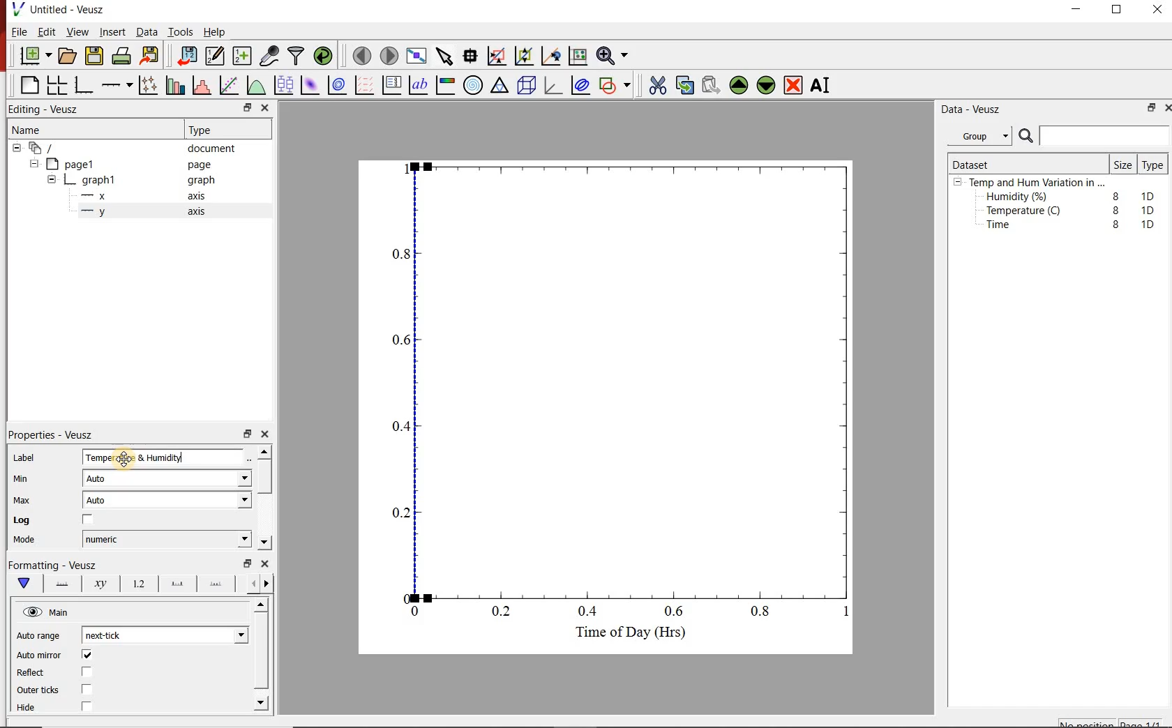 The width and height of the screenshot is (1172, 728). I want to click on Mode dropdown, so click(228, 539).